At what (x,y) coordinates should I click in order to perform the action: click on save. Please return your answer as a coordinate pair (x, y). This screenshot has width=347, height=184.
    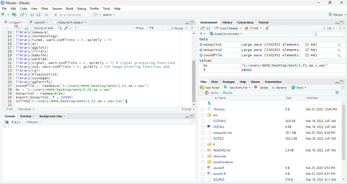
    Looking at the image, I should click on (26, 28).